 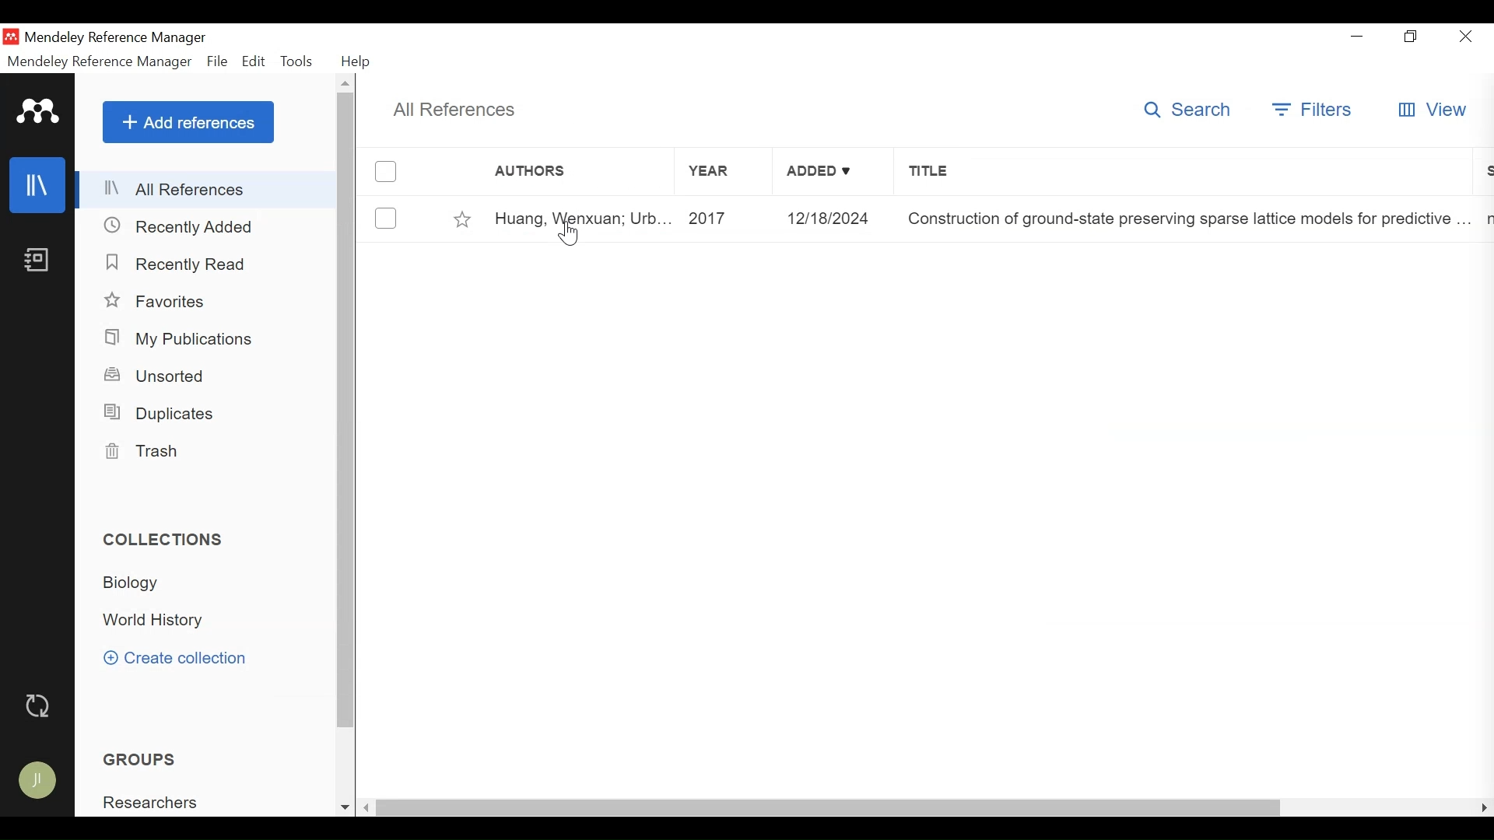 I want to click on Mendeley Desktop Icon, so click(x=11, y=37).